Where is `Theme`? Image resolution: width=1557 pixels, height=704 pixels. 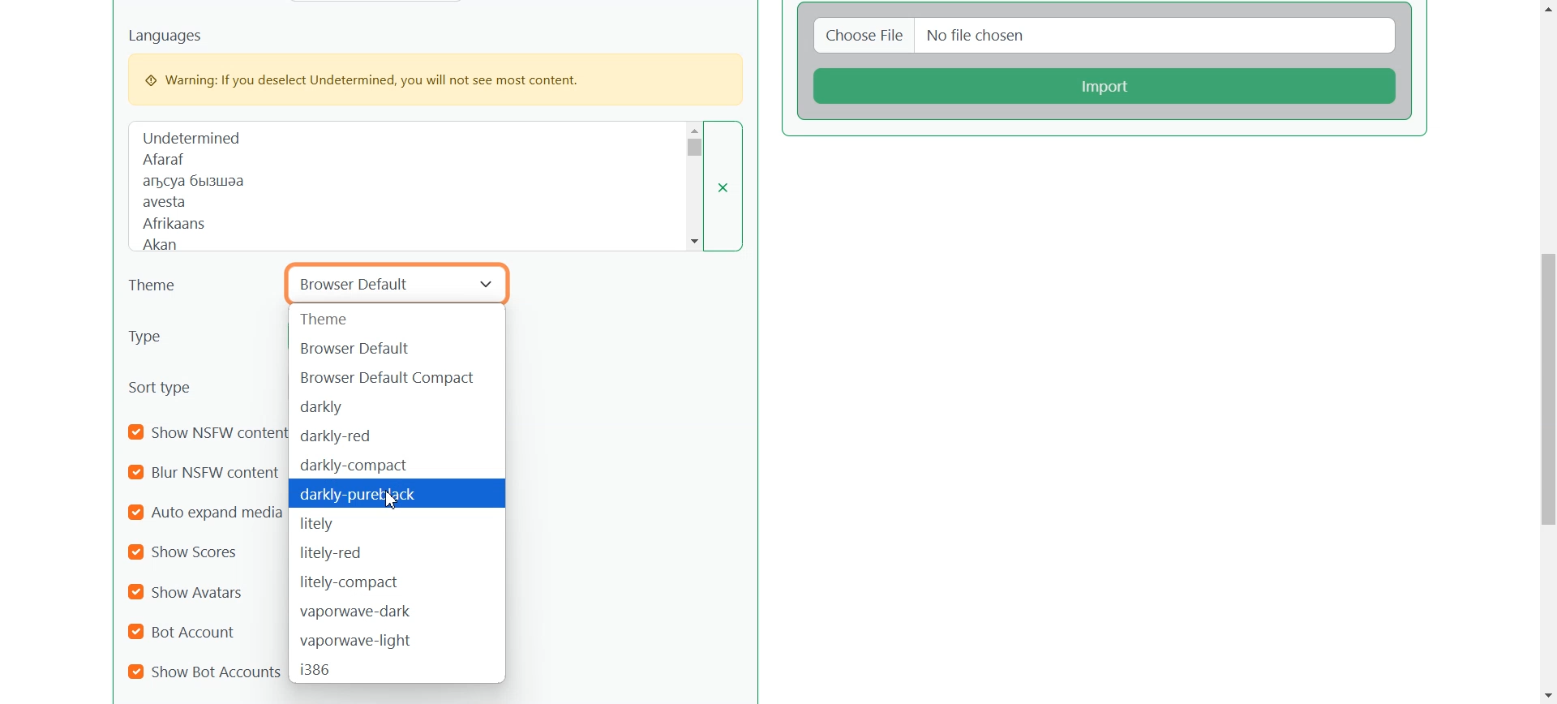
Theme is located at coordinates (397, 320).